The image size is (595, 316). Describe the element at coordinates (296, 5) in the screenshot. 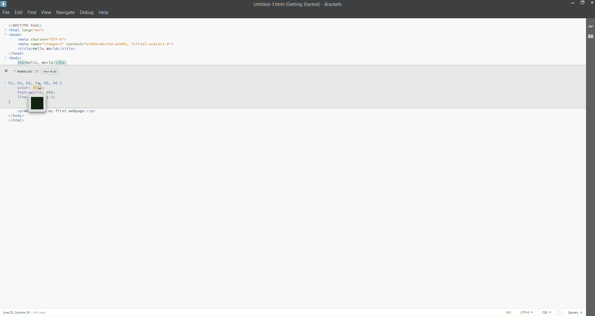

I see `title` at that location.